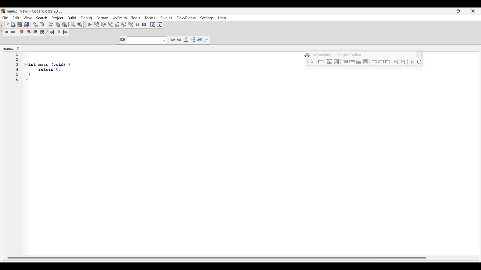  What do you see at coordinates (153, 24) in the screenshot?
I see `Debugging windows` at bounding box center [153, 24].